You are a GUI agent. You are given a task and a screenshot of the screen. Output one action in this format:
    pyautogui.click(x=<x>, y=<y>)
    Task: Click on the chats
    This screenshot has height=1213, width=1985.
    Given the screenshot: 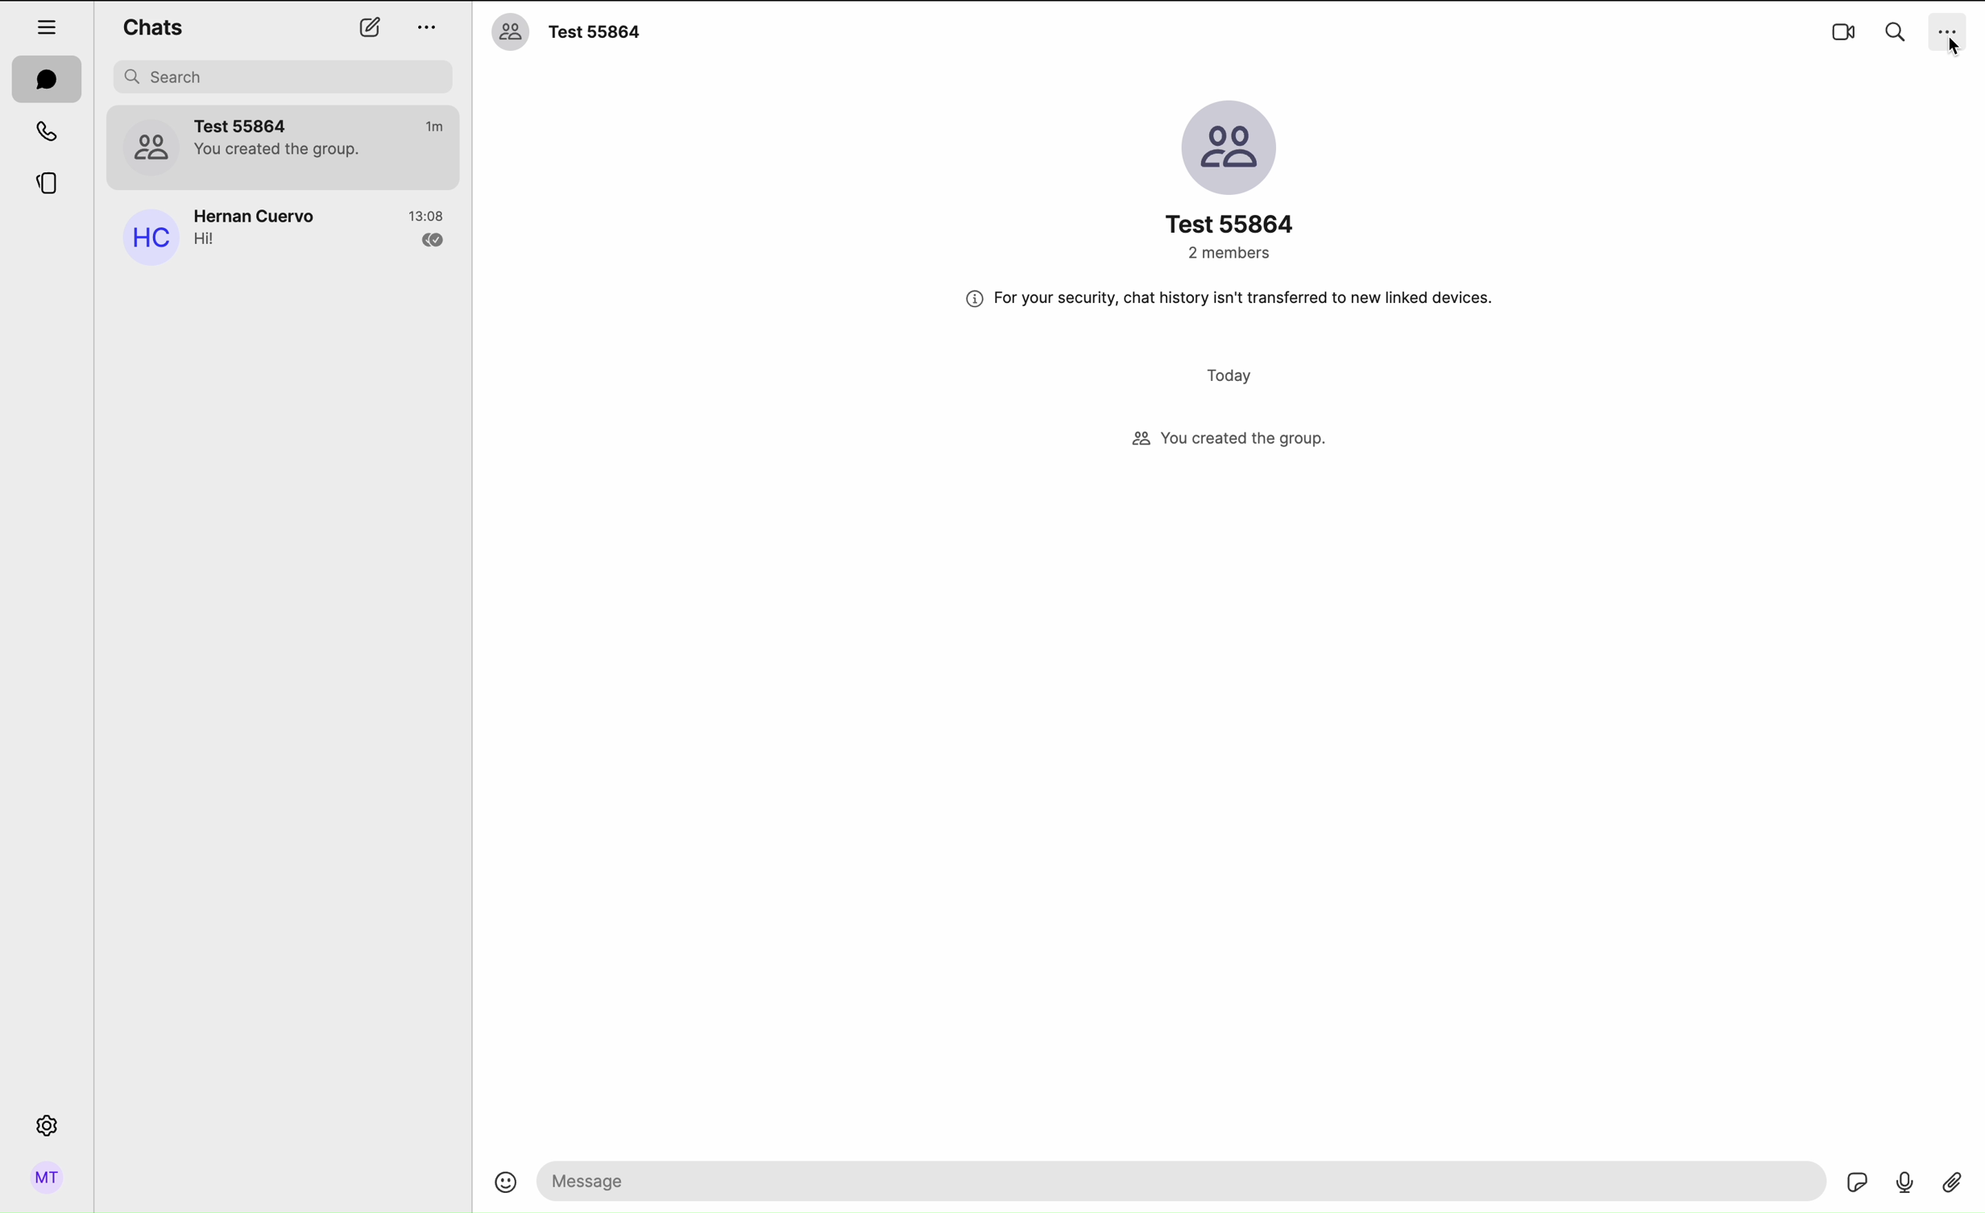 What is the action you would take?
    pyautogui.click(x=48, y=80)
    